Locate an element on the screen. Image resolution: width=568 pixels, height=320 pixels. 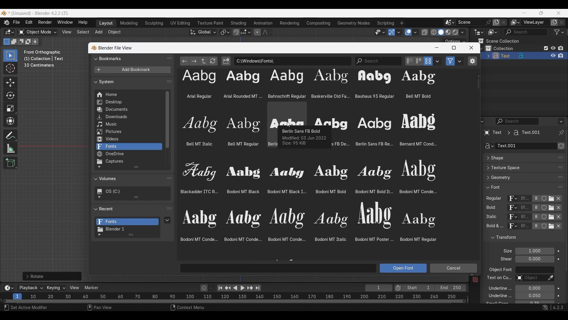
Change order in the list is located at coordinates (561, 235).